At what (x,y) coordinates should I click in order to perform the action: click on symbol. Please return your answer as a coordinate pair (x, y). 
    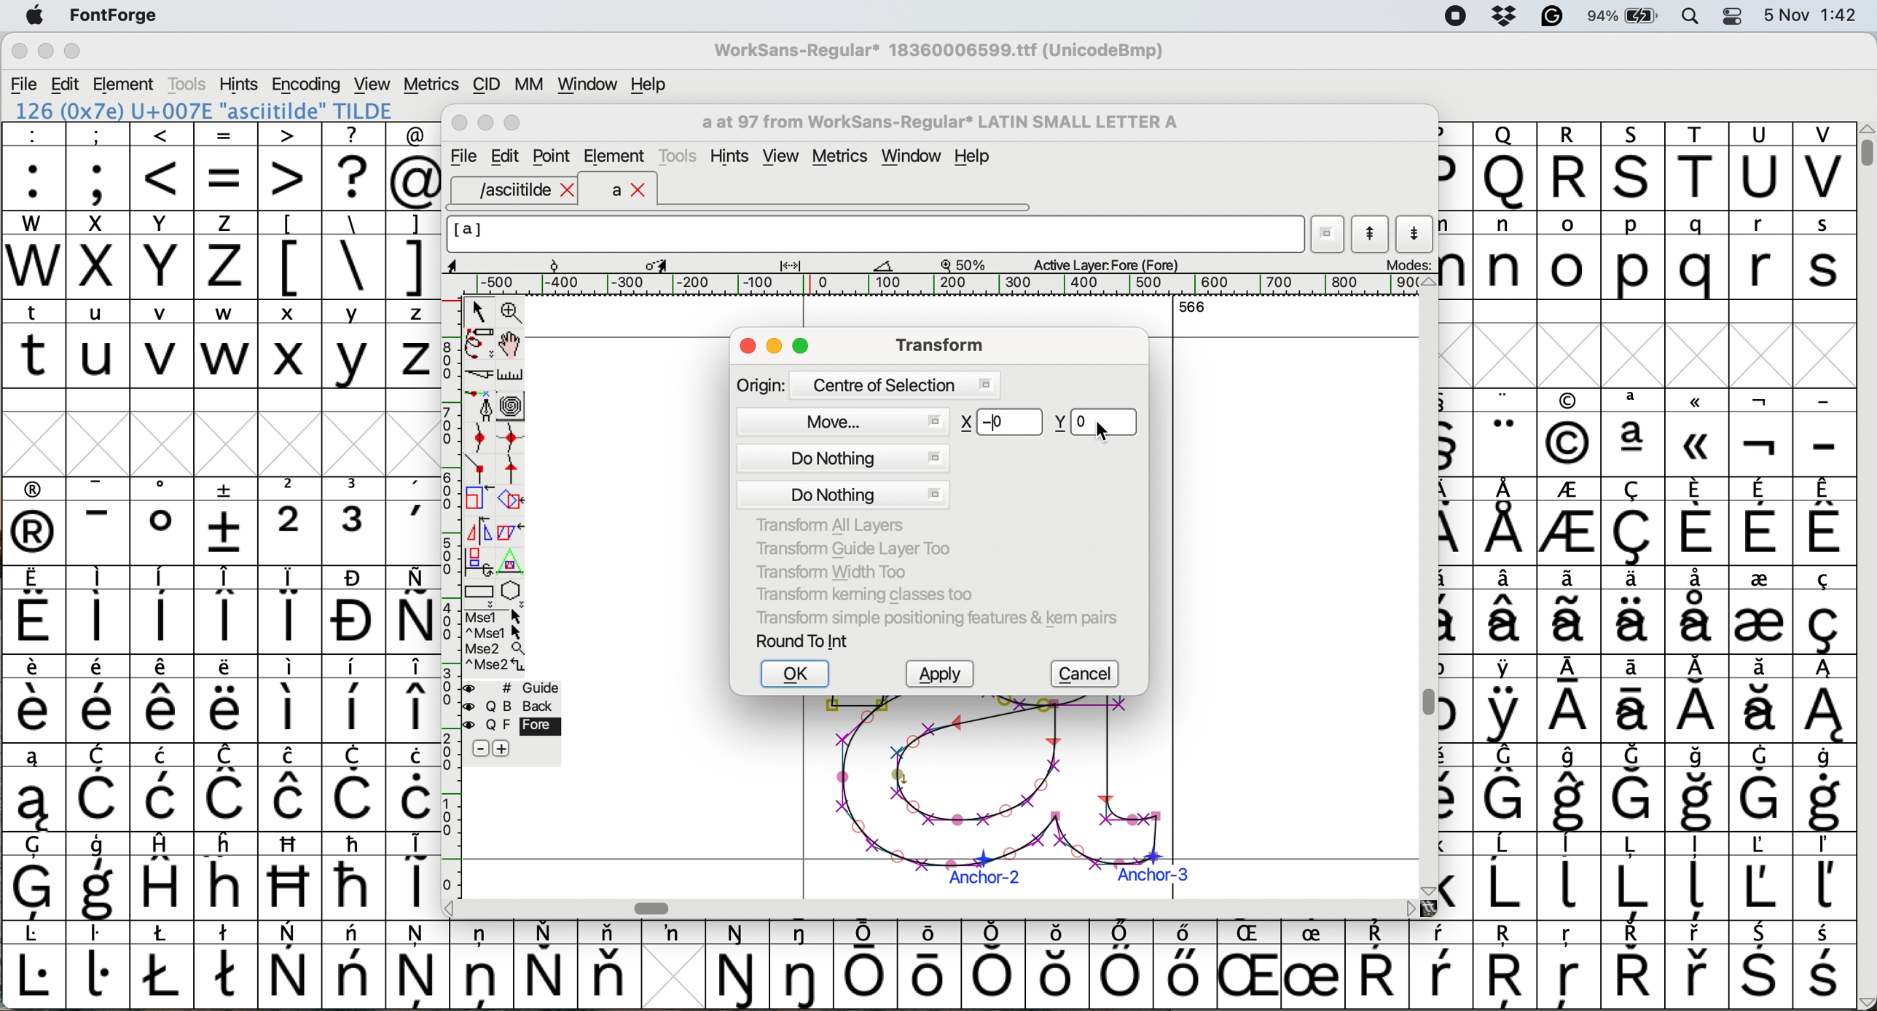
    Looking at the image, I should click on (1763, 434).